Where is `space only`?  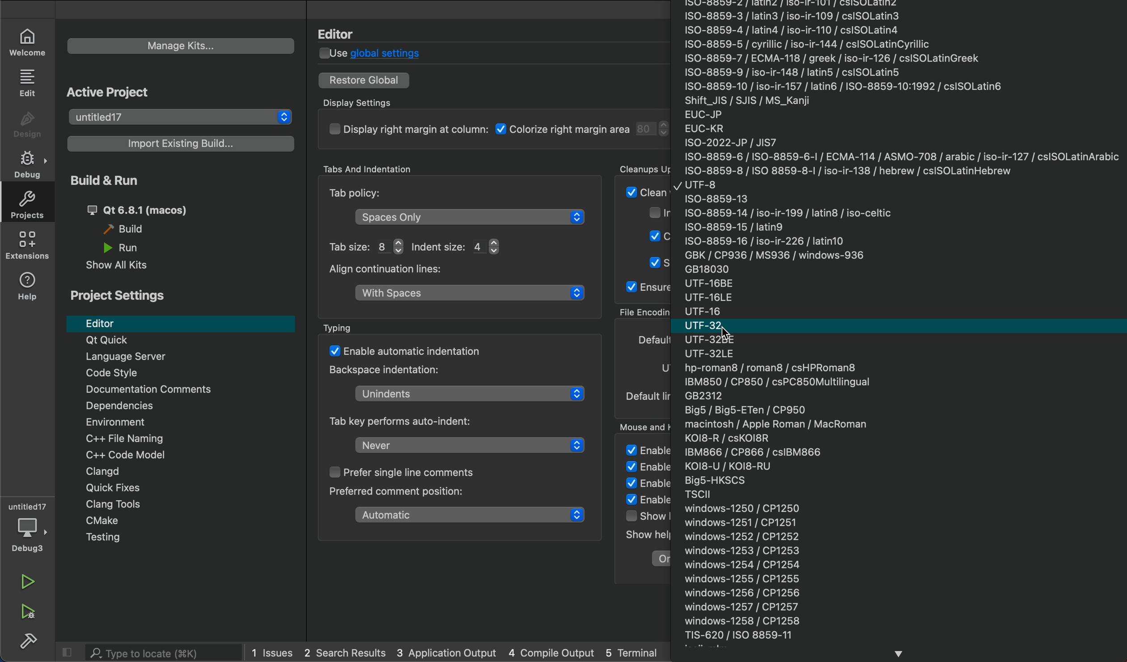
space only is located at coordinates (470, 217).